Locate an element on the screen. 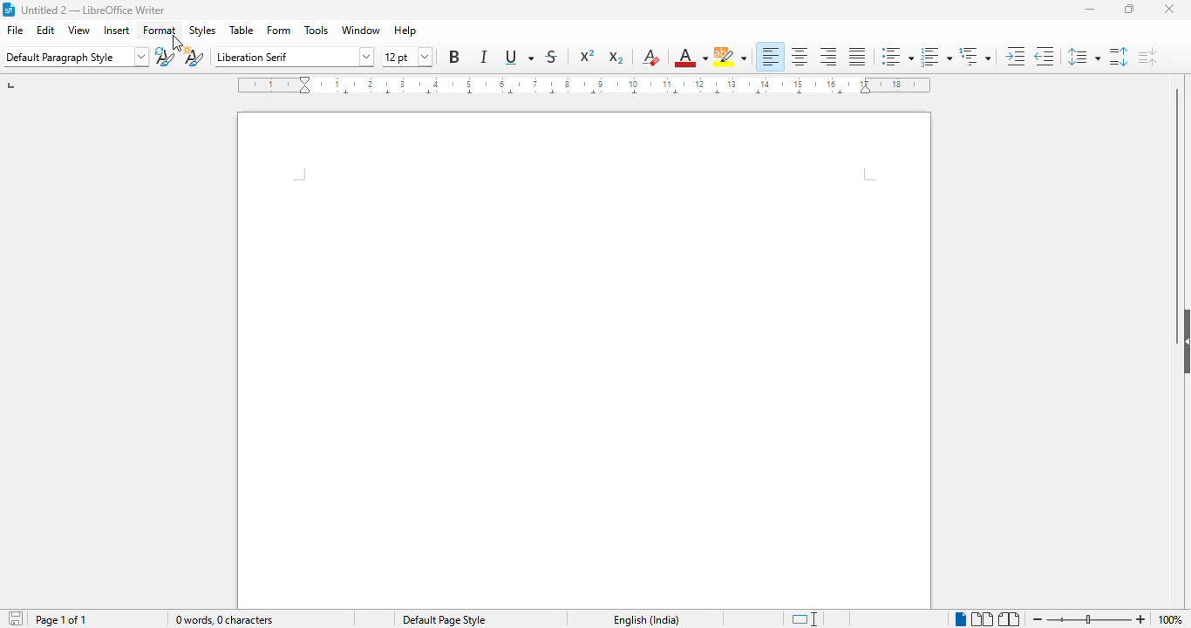 Image resolution: width=1191 pixels, height=628 pixels. maximize is located at coordinates (1129, 9).